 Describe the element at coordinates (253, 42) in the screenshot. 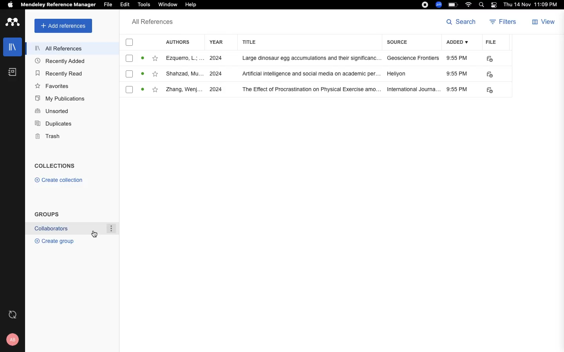

I see `title` at that location.